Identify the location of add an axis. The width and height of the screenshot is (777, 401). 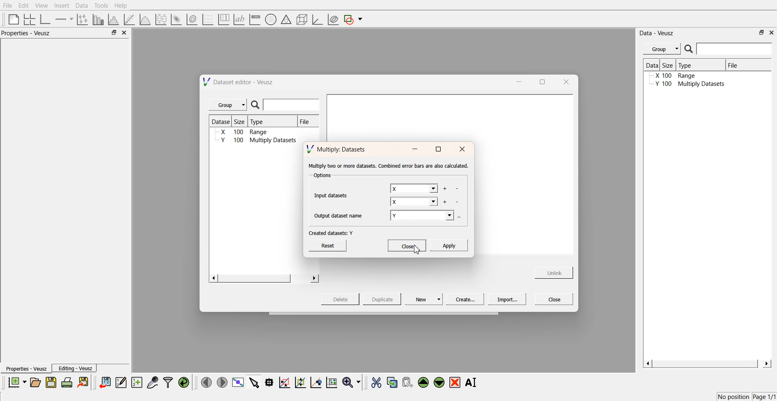
(65, 19).